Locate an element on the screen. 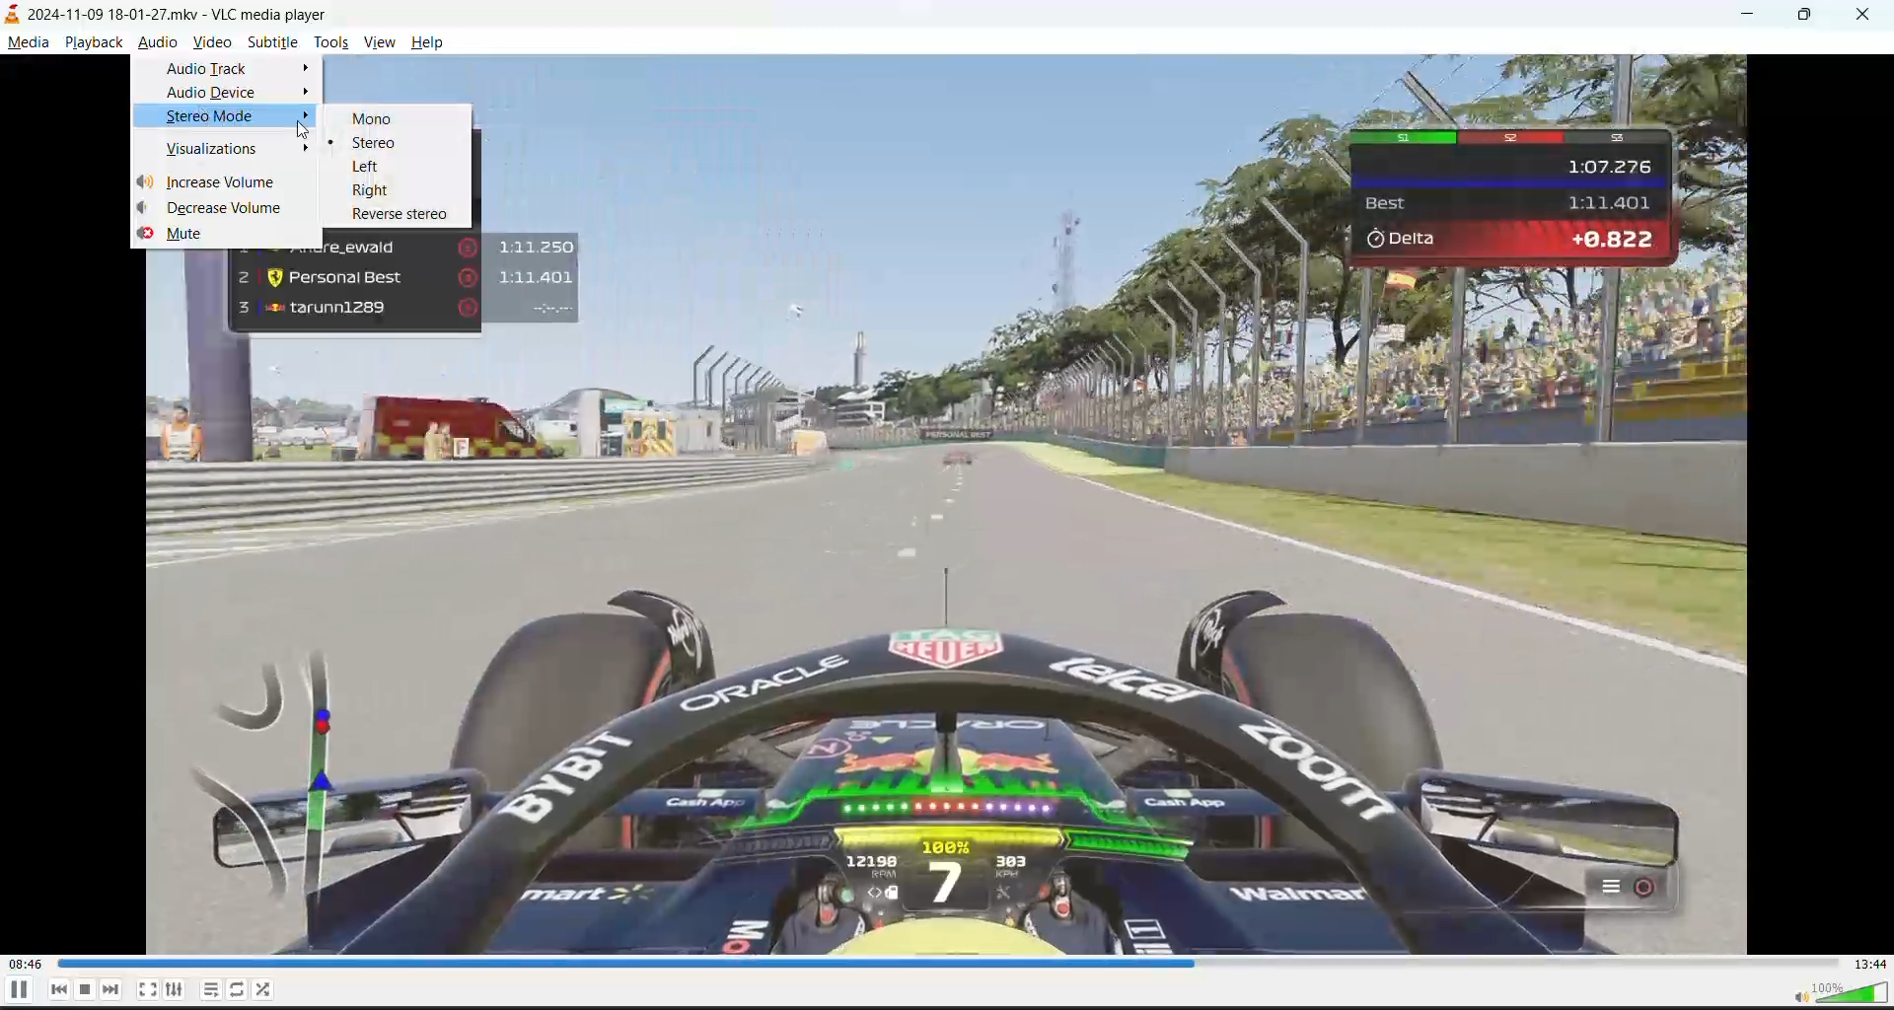 The height and width of the screenshot is (1010, 1894). playlists is located at coordinates (213, 990).